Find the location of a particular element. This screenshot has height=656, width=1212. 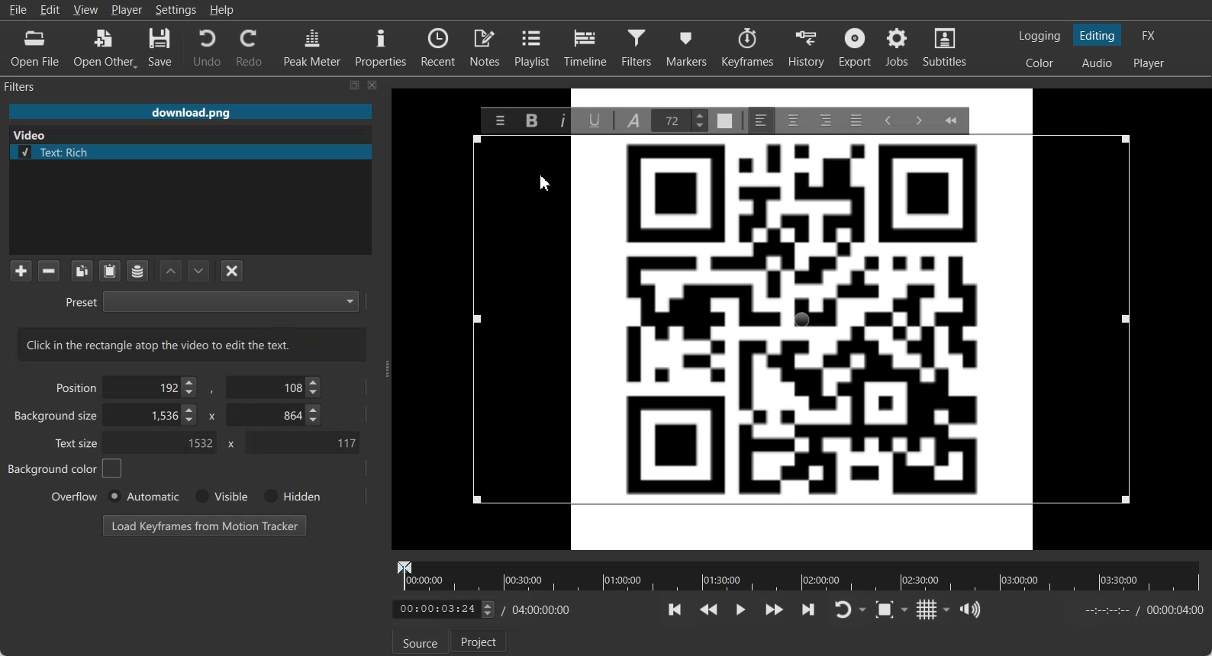

Edit is located at coordinates (50, 9).